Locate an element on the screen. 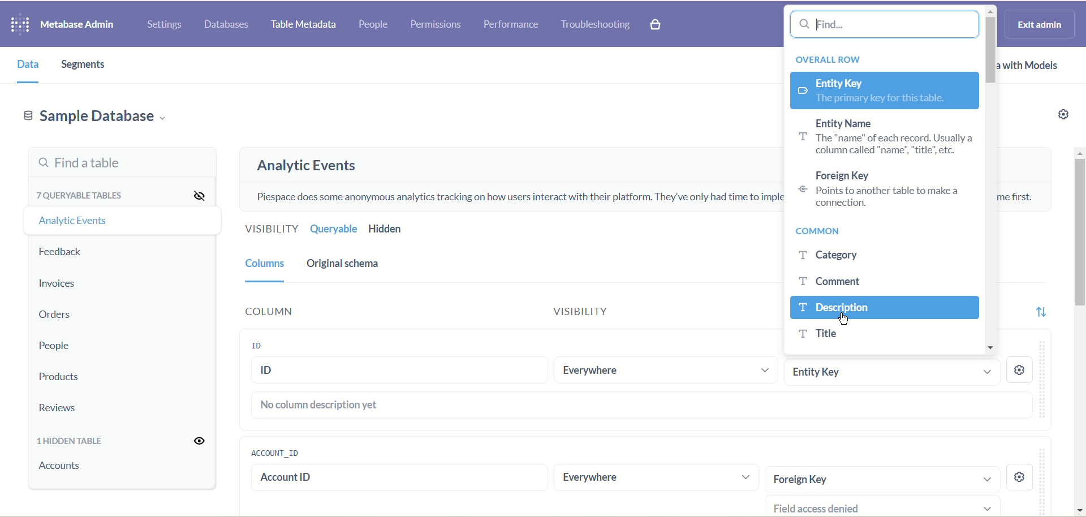 The height and width of the screenshot is (517, 1086). visibility is located at coordinates (568, 312).